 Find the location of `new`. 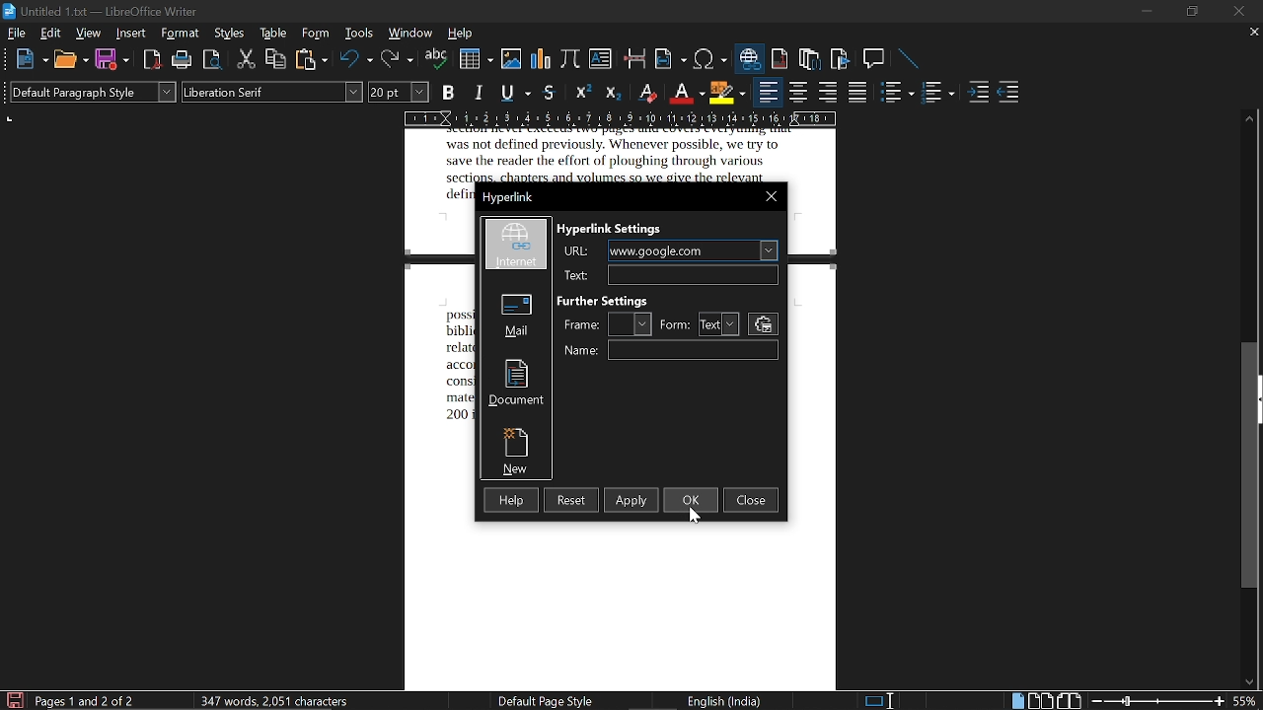

new is located at coordinates (515, 451).